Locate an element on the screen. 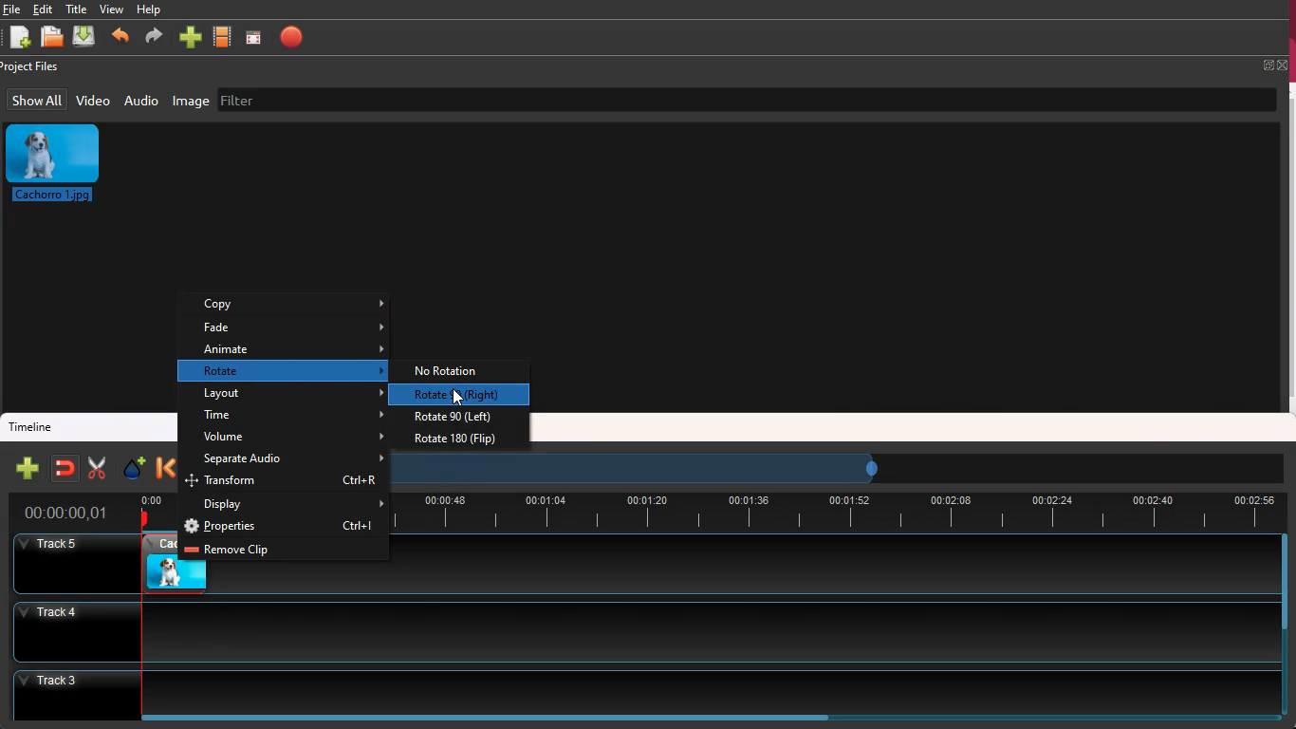 The width and height of the screenshot is (1296, 729). remove clip is located at coordinates (282, 551).